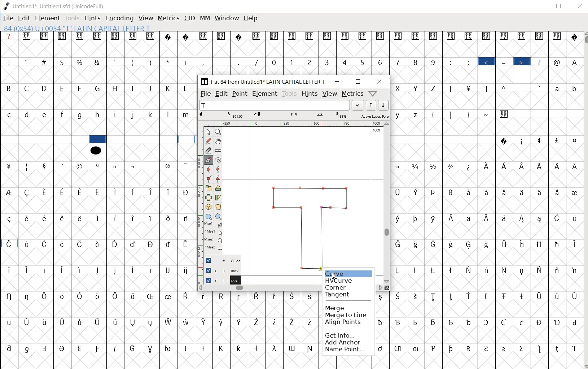  Describe the element at coordinates (574, 61) in the screenshot. I see `A` at that location.